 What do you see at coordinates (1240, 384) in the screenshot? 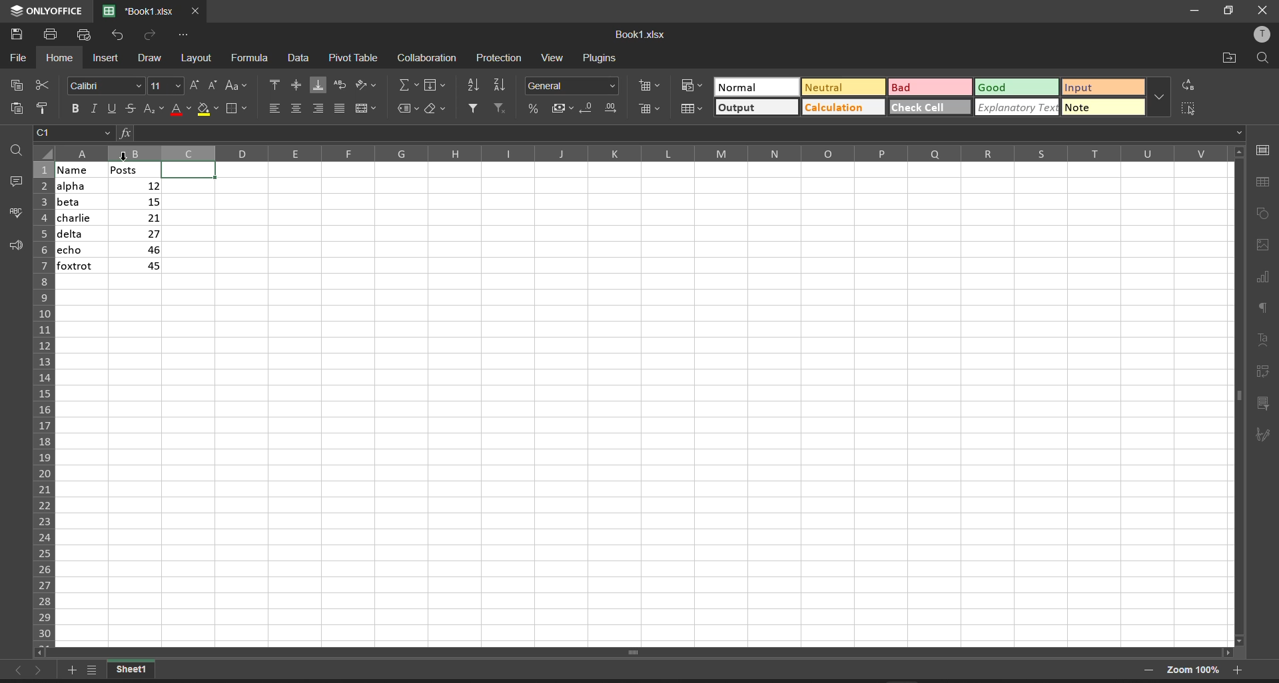
I see `vertical scroll bar` at bounding box center [1240, 384].